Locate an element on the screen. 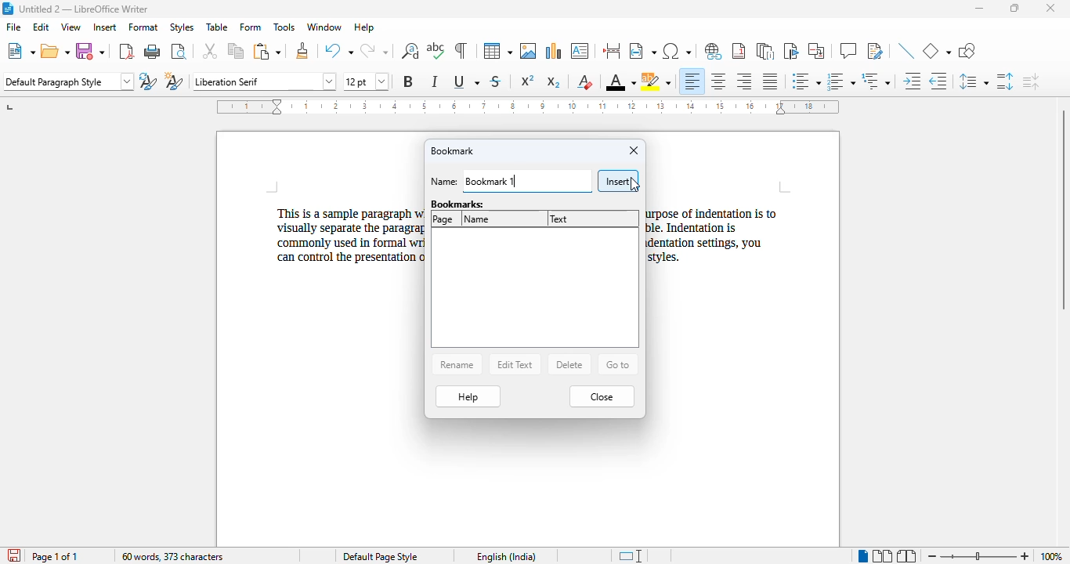 The height and width of the screenshot is (564, 1070). insert is located at coordinates (104, 26).